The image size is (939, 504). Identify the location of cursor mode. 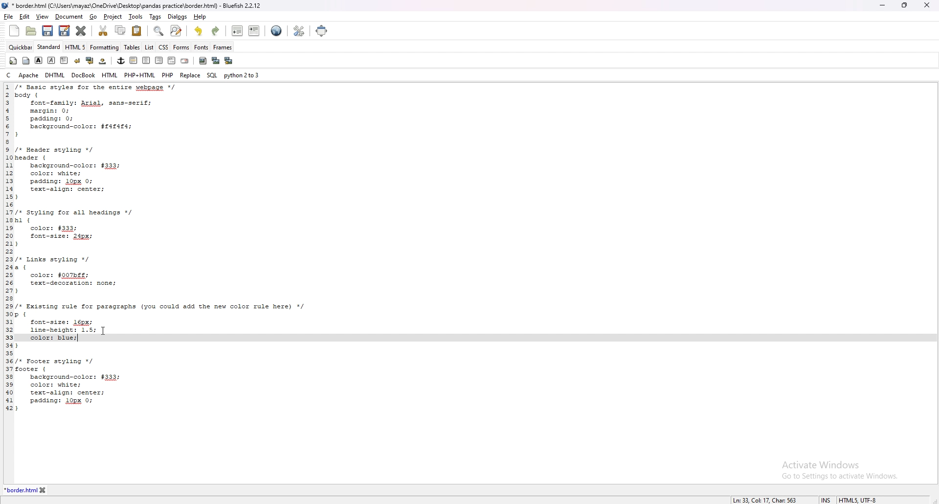
(827, 500).